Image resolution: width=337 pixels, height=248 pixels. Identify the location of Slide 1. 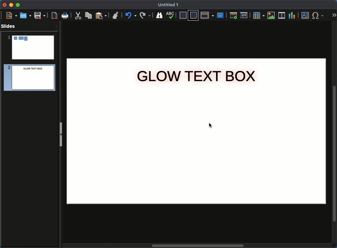
(30, 47).